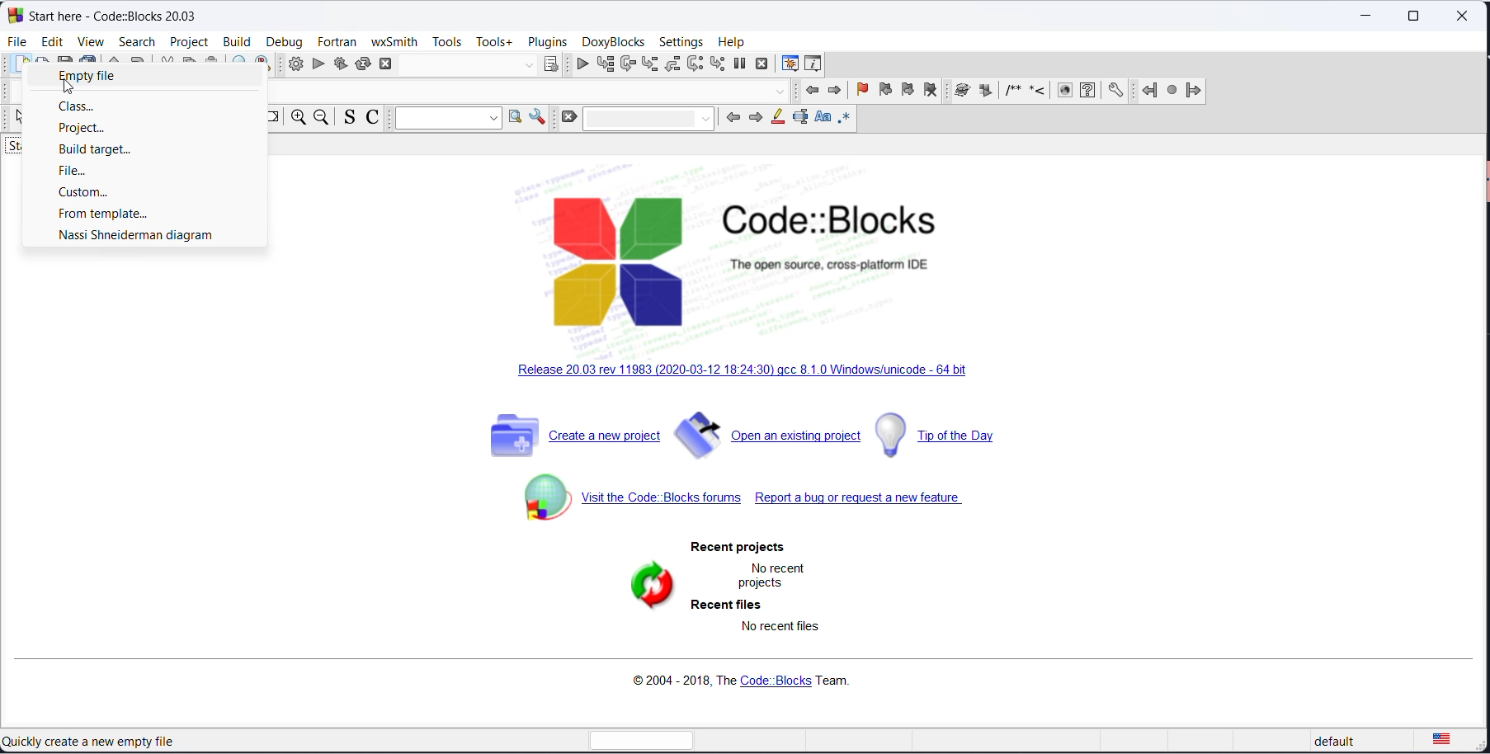 Image resolution: width=1490 pixels, height=754 pixels. I want to click on Project, so click(190, 42).